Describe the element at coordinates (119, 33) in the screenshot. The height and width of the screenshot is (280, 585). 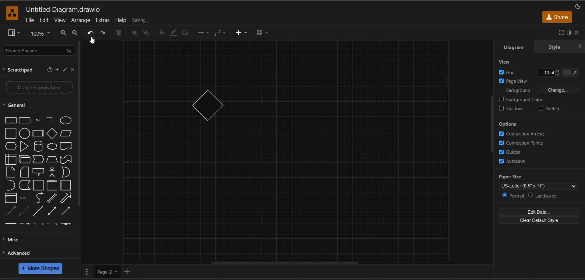
I see `delete` at that location.